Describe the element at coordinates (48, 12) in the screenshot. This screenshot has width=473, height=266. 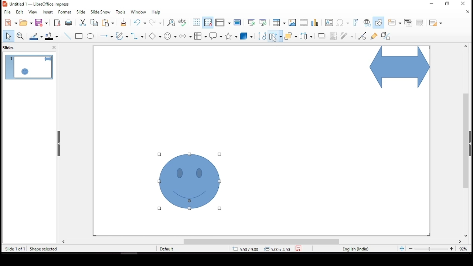
I see `insert` at that location.